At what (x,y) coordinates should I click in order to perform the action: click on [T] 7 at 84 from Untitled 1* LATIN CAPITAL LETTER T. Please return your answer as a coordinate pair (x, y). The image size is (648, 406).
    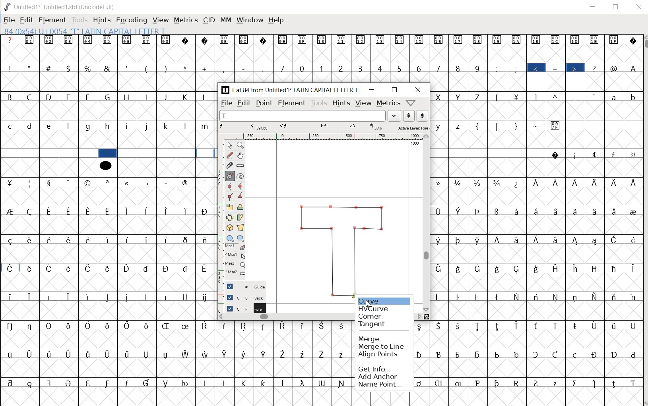
    Looking at the image, I should click on (292, 90).